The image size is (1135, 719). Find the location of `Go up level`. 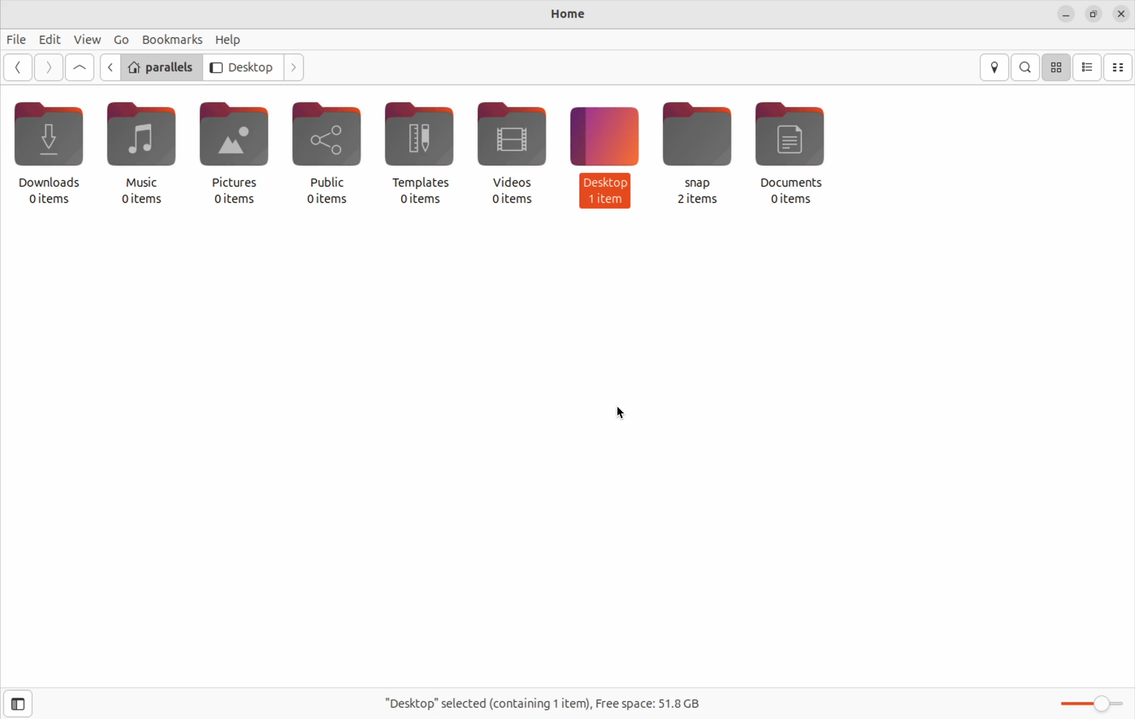

Go up level is located at coordinates (79, 68).